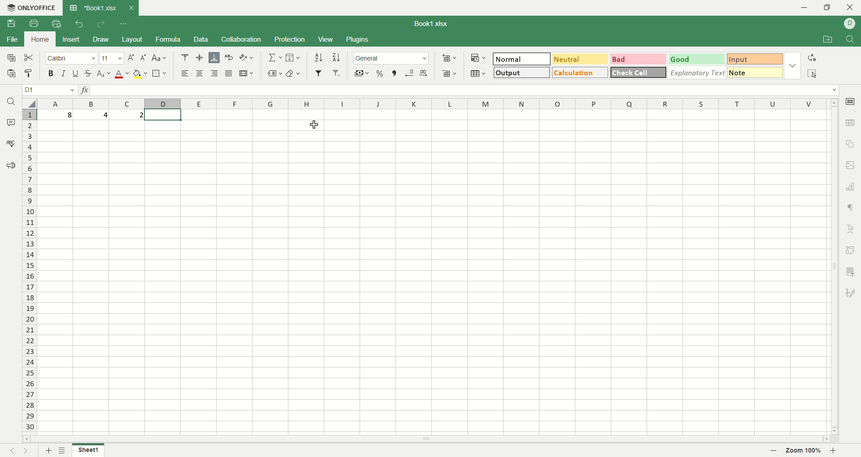  I want to click on table, so click(477, 73).